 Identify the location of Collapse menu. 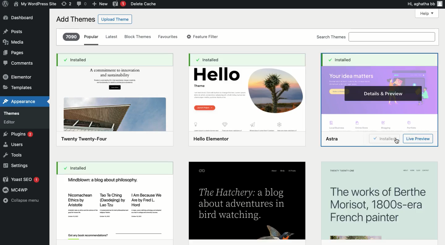
(22, 200).